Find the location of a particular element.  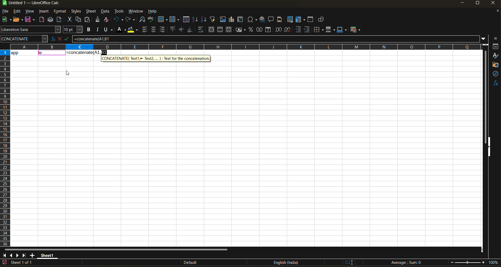

vertical scroll bar is located at coordinates (485, 93).